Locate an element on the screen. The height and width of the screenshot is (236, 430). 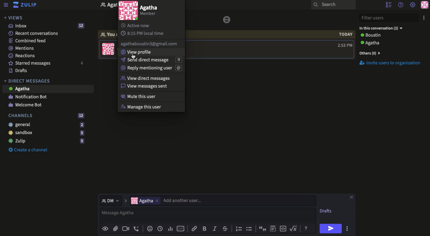
Menu is located at coordinates (6, 5).